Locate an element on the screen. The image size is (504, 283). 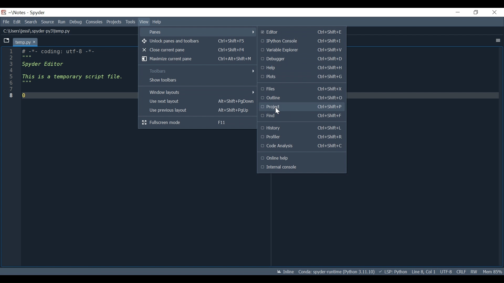
Edit is located at coordinates (17, 22).